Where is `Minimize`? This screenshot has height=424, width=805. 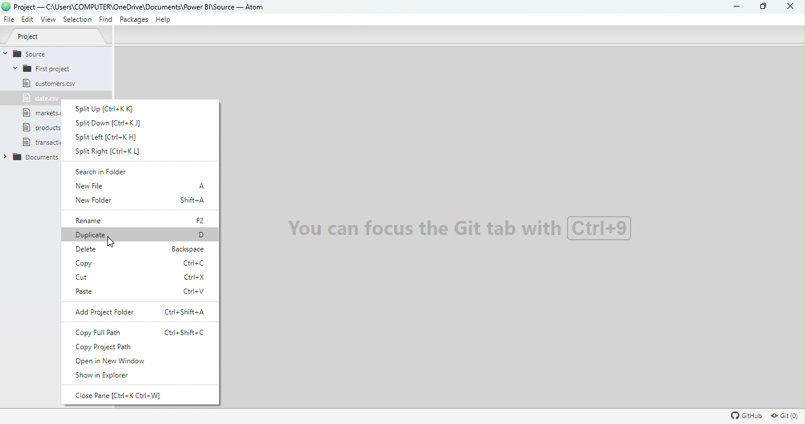
Minimize is located at coordinates (735, 7).